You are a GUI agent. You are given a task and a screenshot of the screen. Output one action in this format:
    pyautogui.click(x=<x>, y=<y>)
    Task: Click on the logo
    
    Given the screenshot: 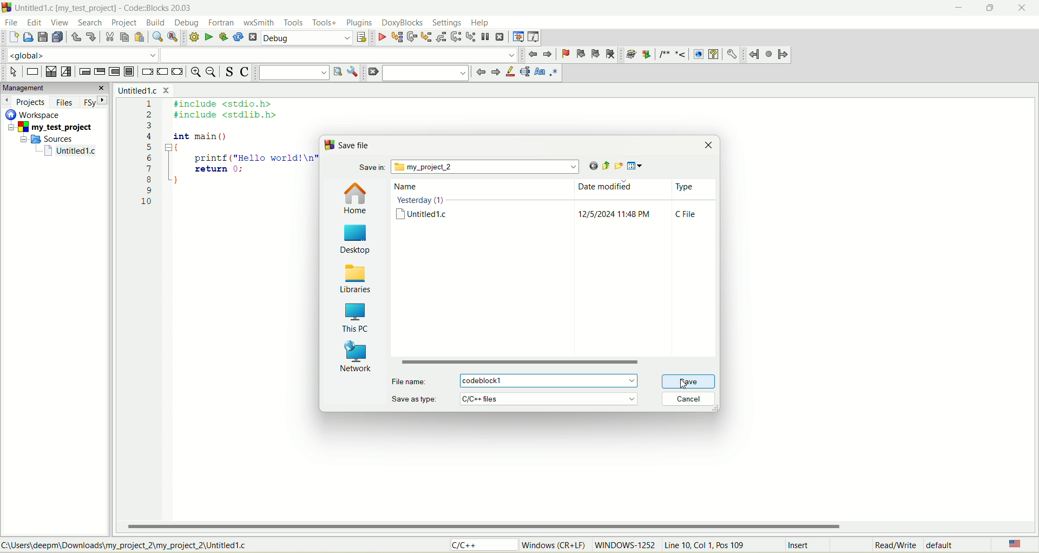 What is the action you would take?
    pyautogui.click(x=328, y=145)
    